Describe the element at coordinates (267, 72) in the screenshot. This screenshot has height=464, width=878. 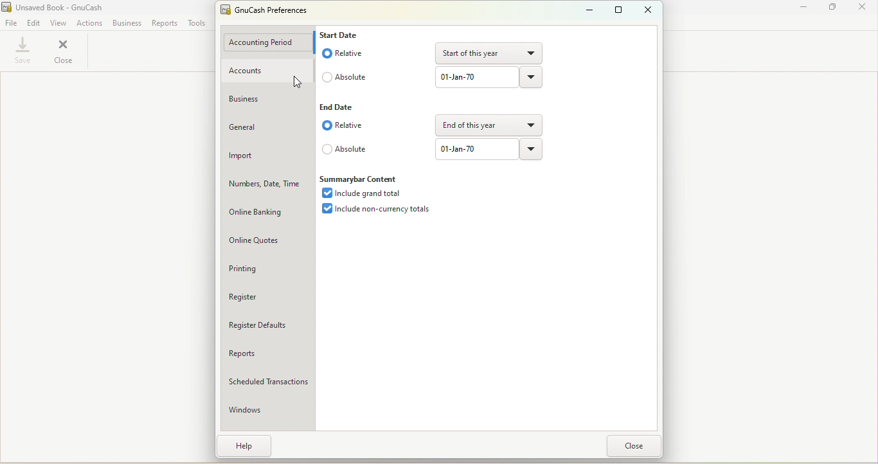
I see `Accounts` at that location.